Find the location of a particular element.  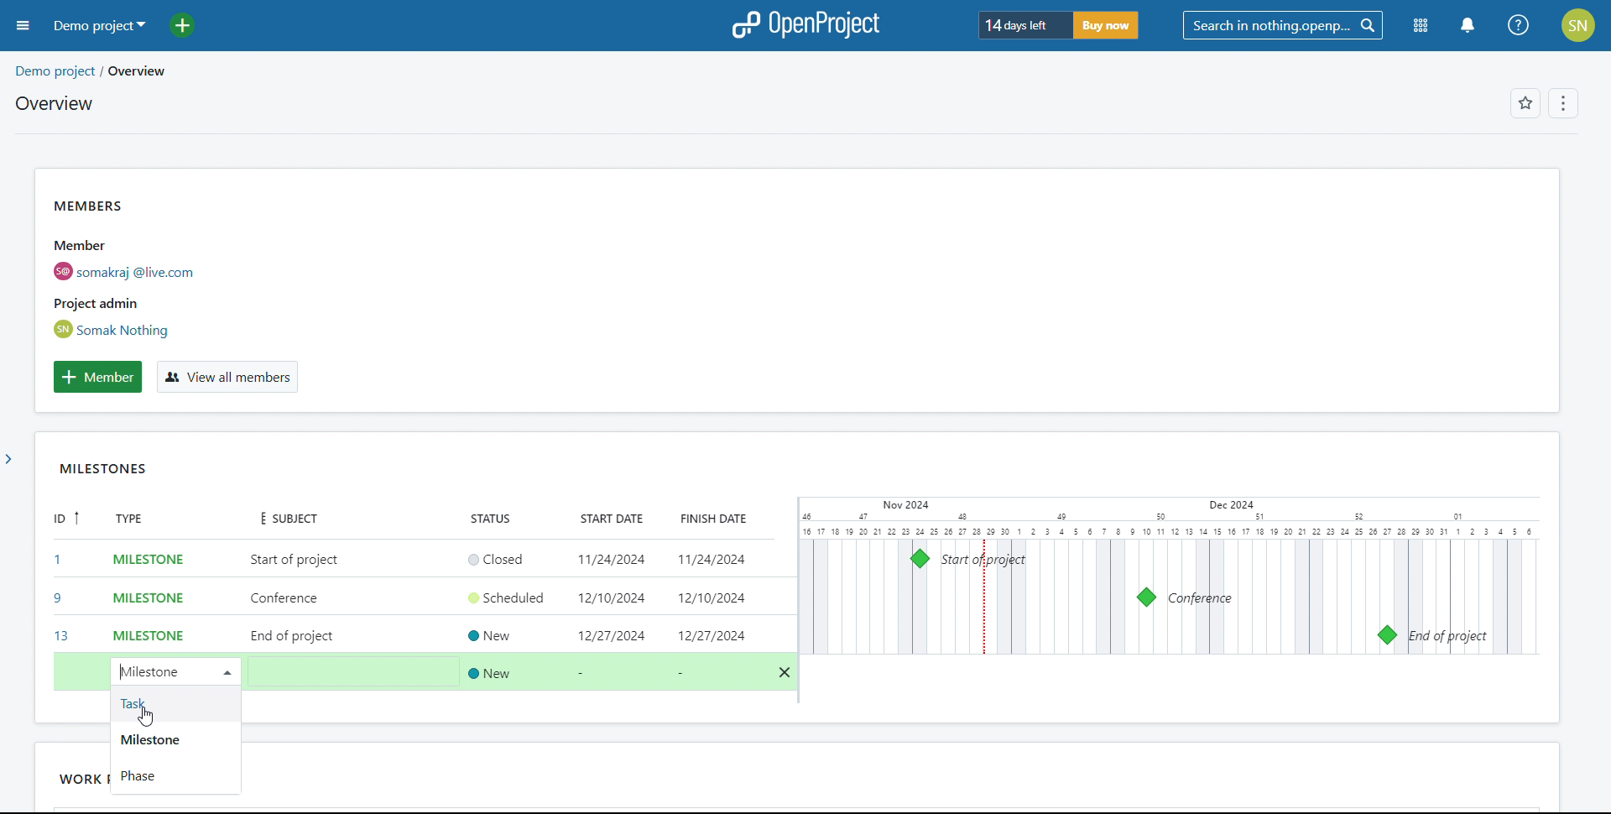

subject is located at coordinates (282, 517).